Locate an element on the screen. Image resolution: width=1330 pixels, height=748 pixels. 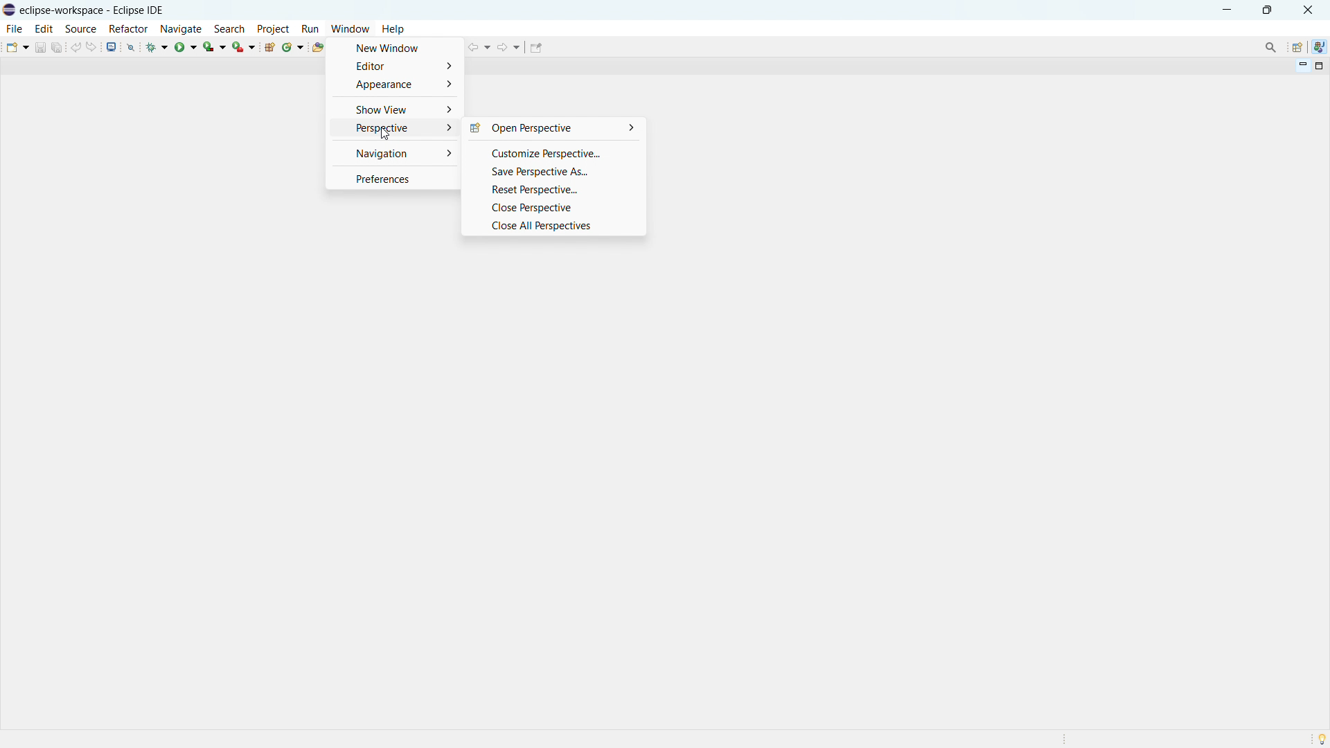
close perspective is located at coordinates (553, 208).